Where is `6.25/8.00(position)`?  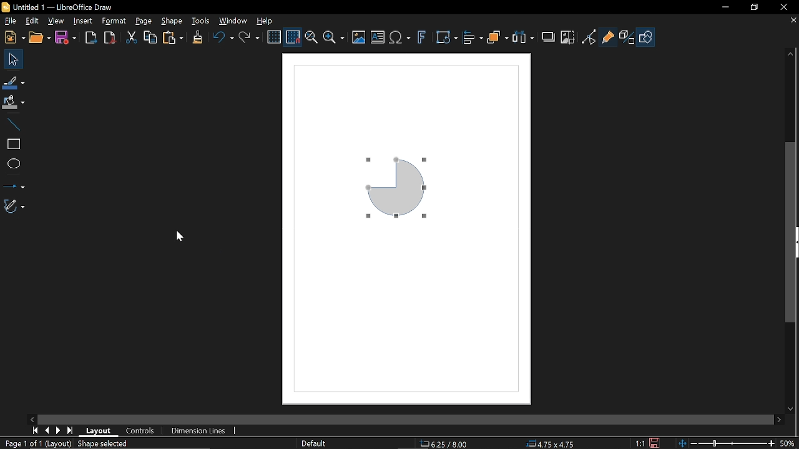
6.25/8.00(position) is located at coordinates (446, 444).